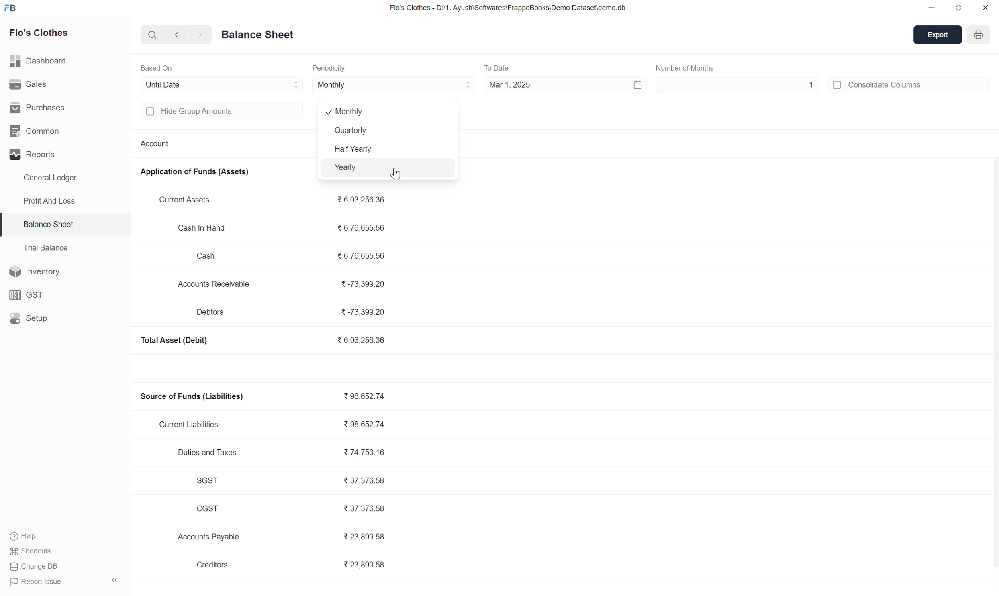  I want to click on Purchases, so click(44, 108).